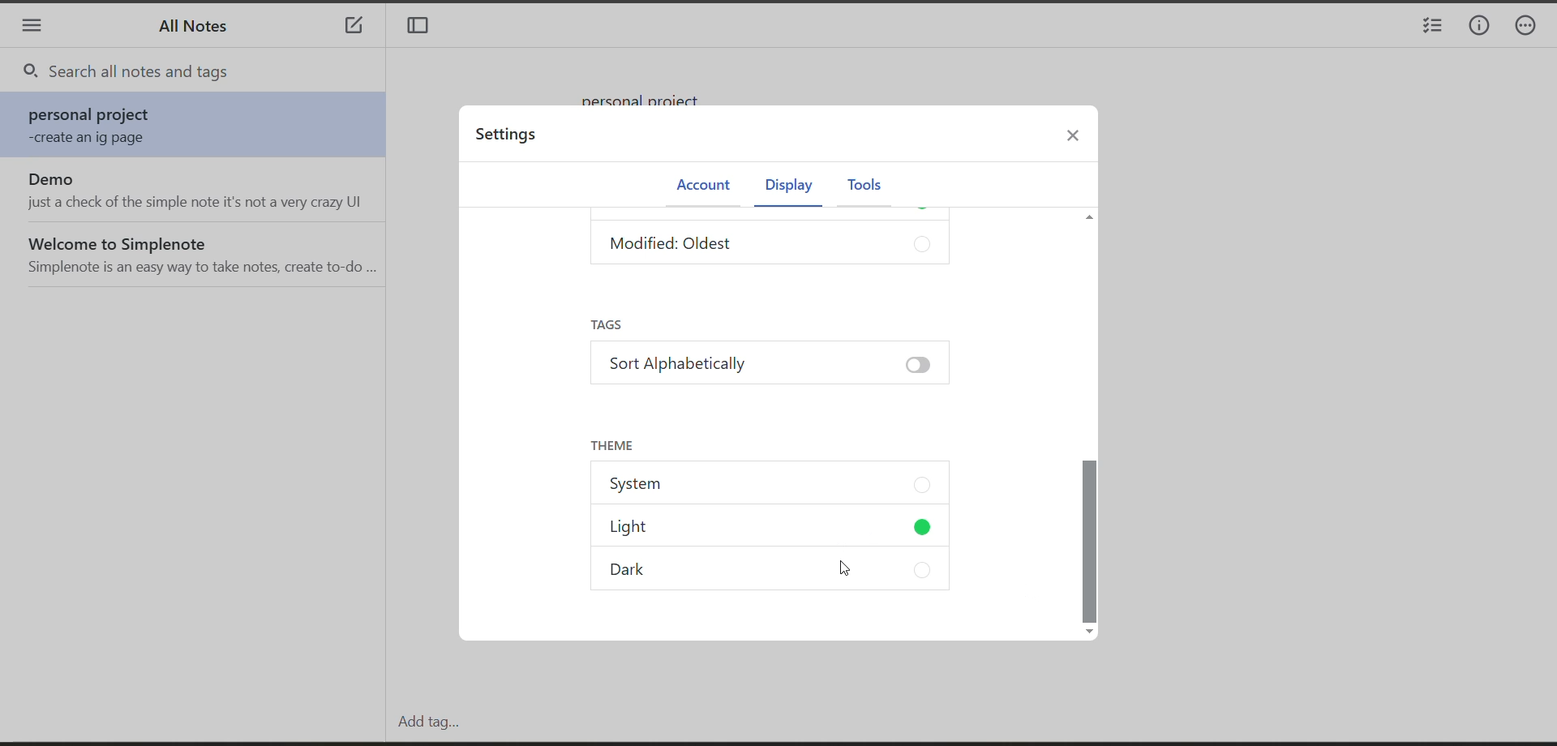  I want to click on cursor, so click(846, 570).